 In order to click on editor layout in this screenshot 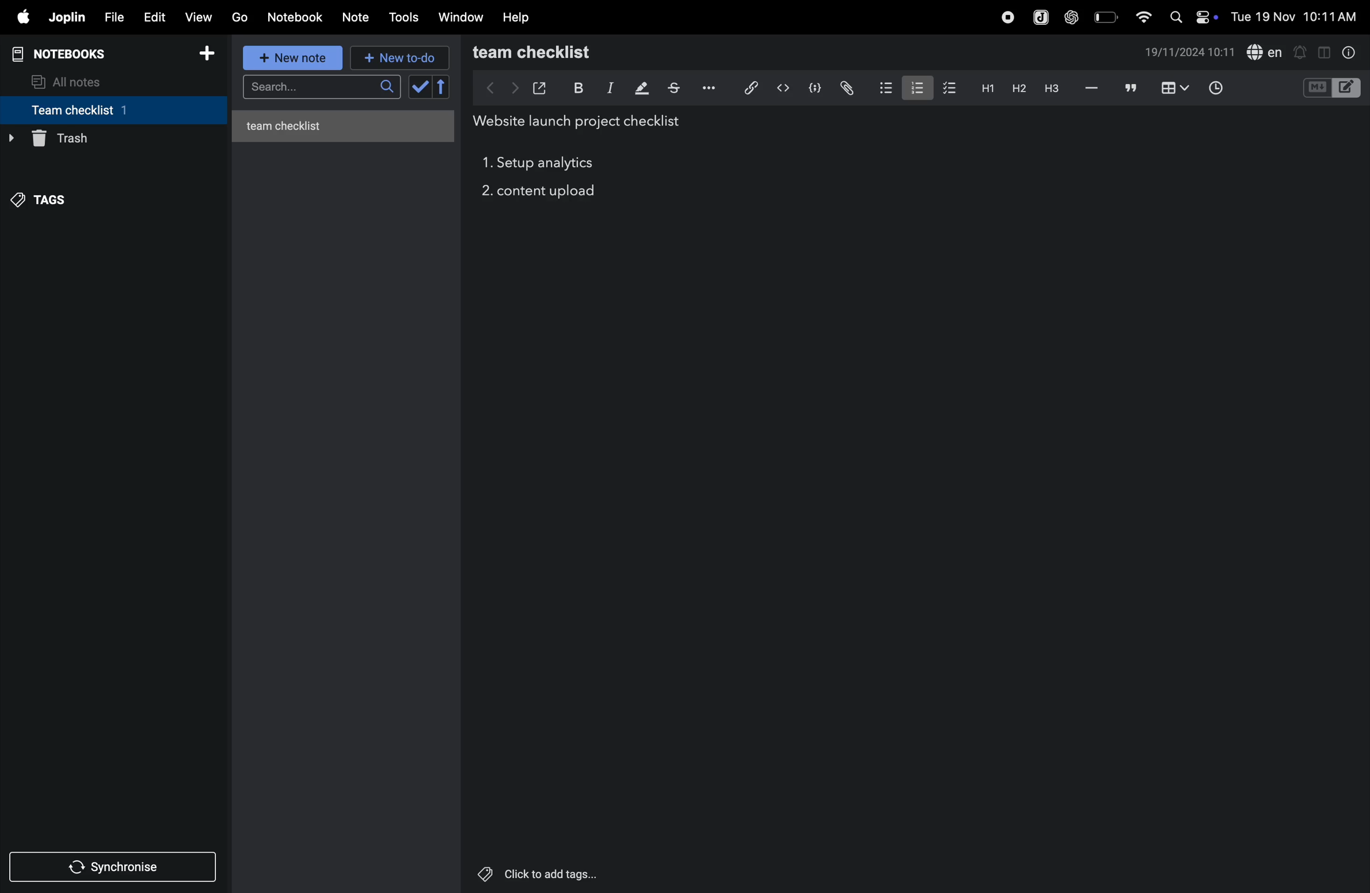, I will do `click(1348, 87)`.